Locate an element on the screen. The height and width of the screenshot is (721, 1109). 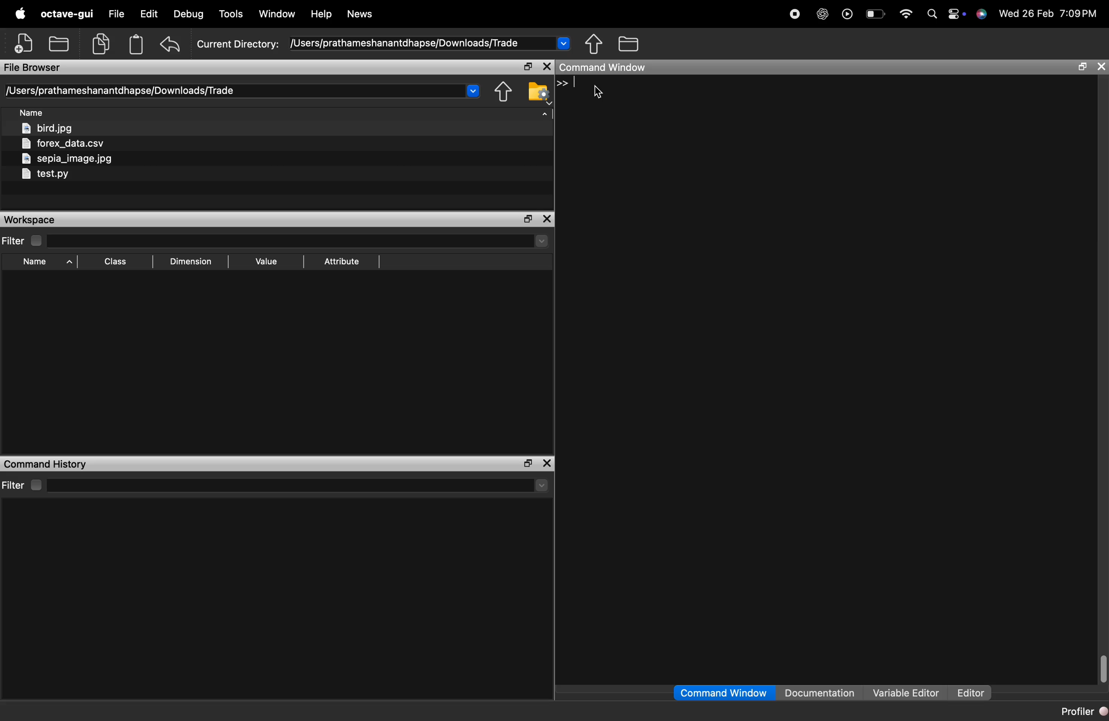
sort by dimension is located at coordinates (191, 262).